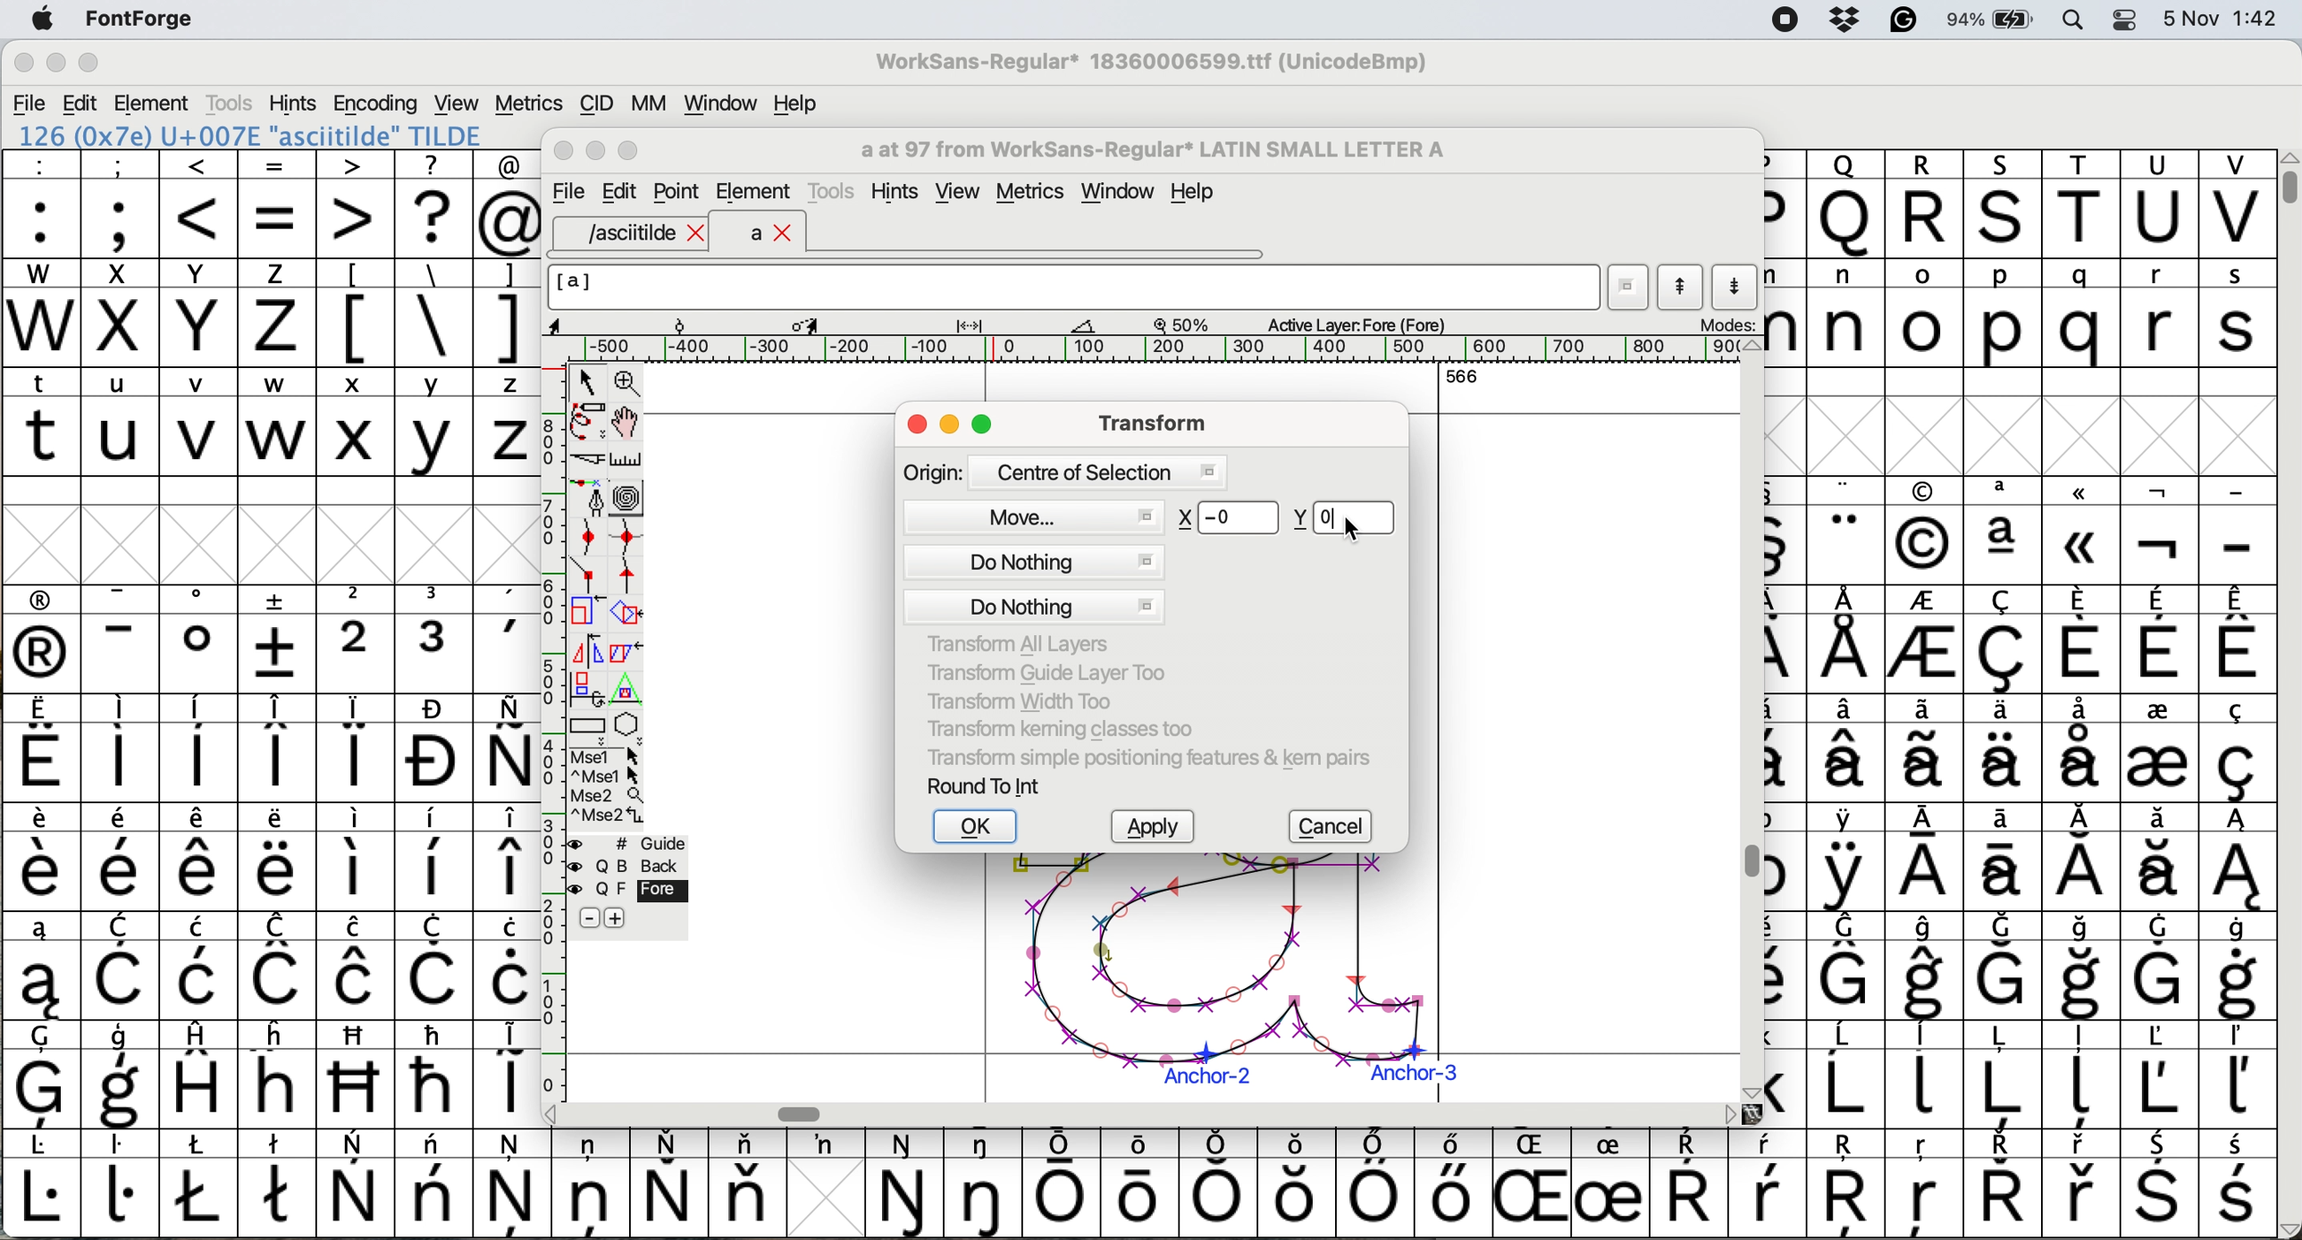 The height and width of the screenshot is (1240, 2302). Describe the element at coordinates (204, 966) in the screenshot. I see `symbol` at that location.